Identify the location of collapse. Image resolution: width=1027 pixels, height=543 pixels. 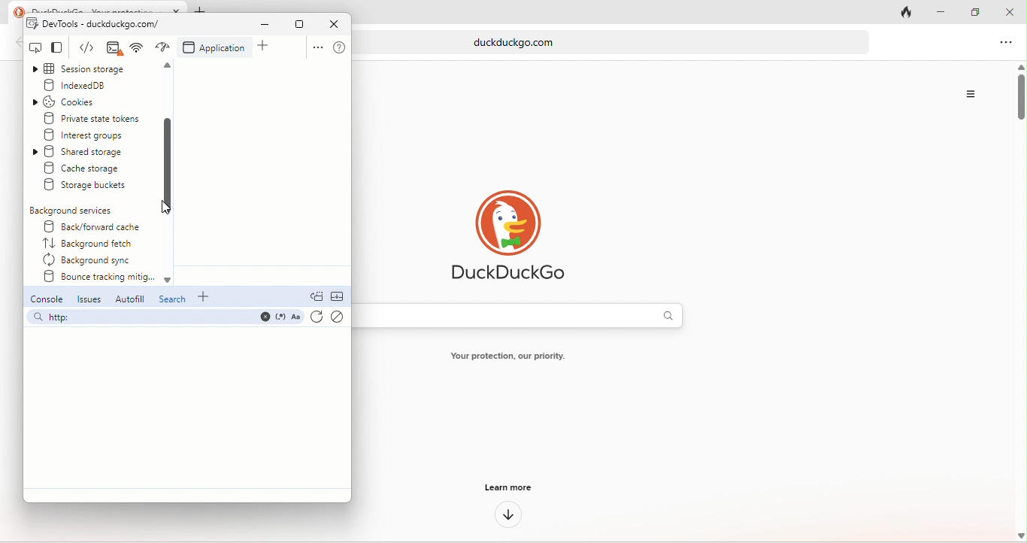
(340, 298).